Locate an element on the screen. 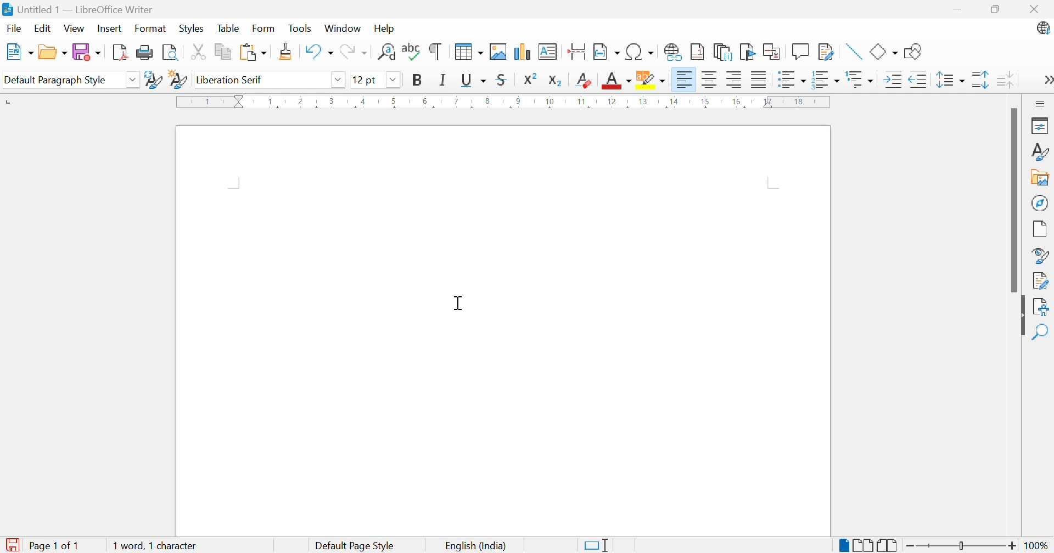  Default Page Style is located at coordinates (357, 546).